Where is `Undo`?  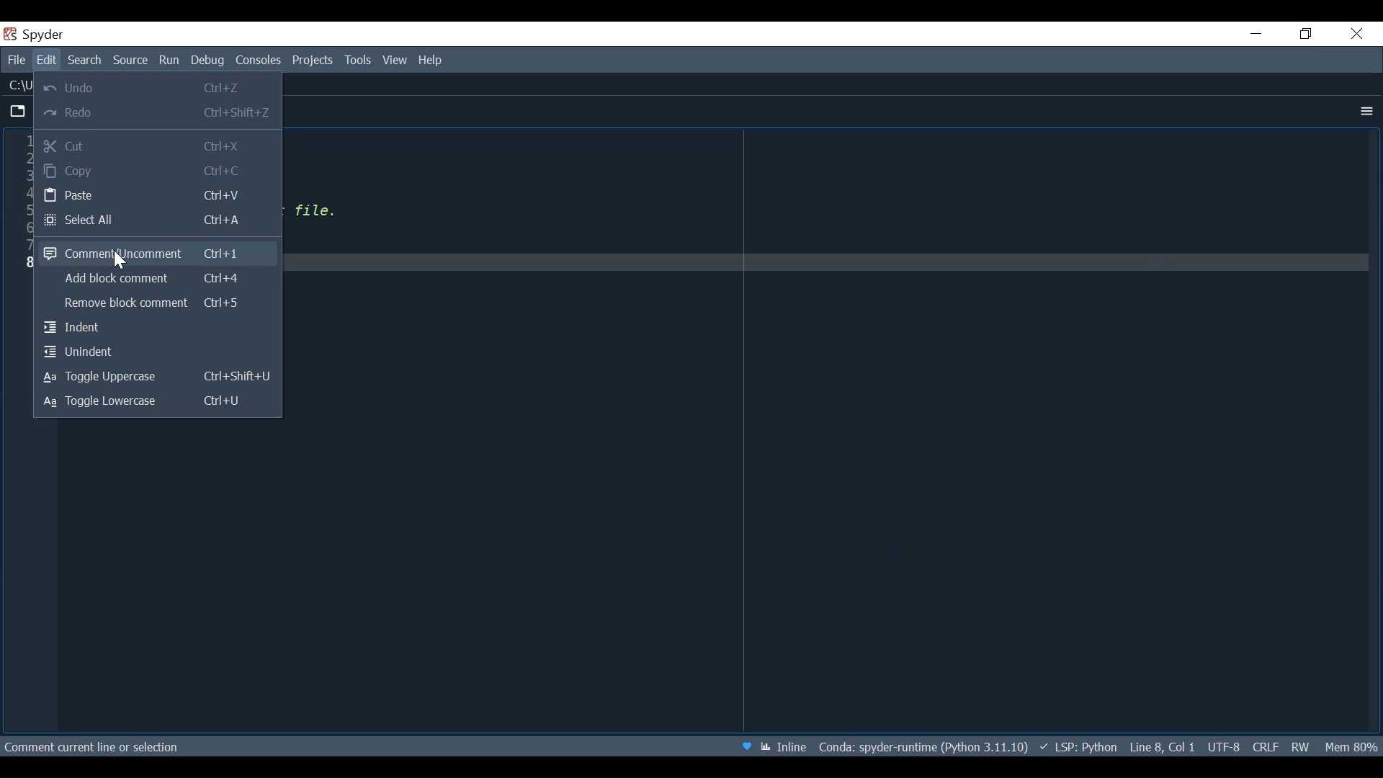
Undo is located at coordinates (156, 86).